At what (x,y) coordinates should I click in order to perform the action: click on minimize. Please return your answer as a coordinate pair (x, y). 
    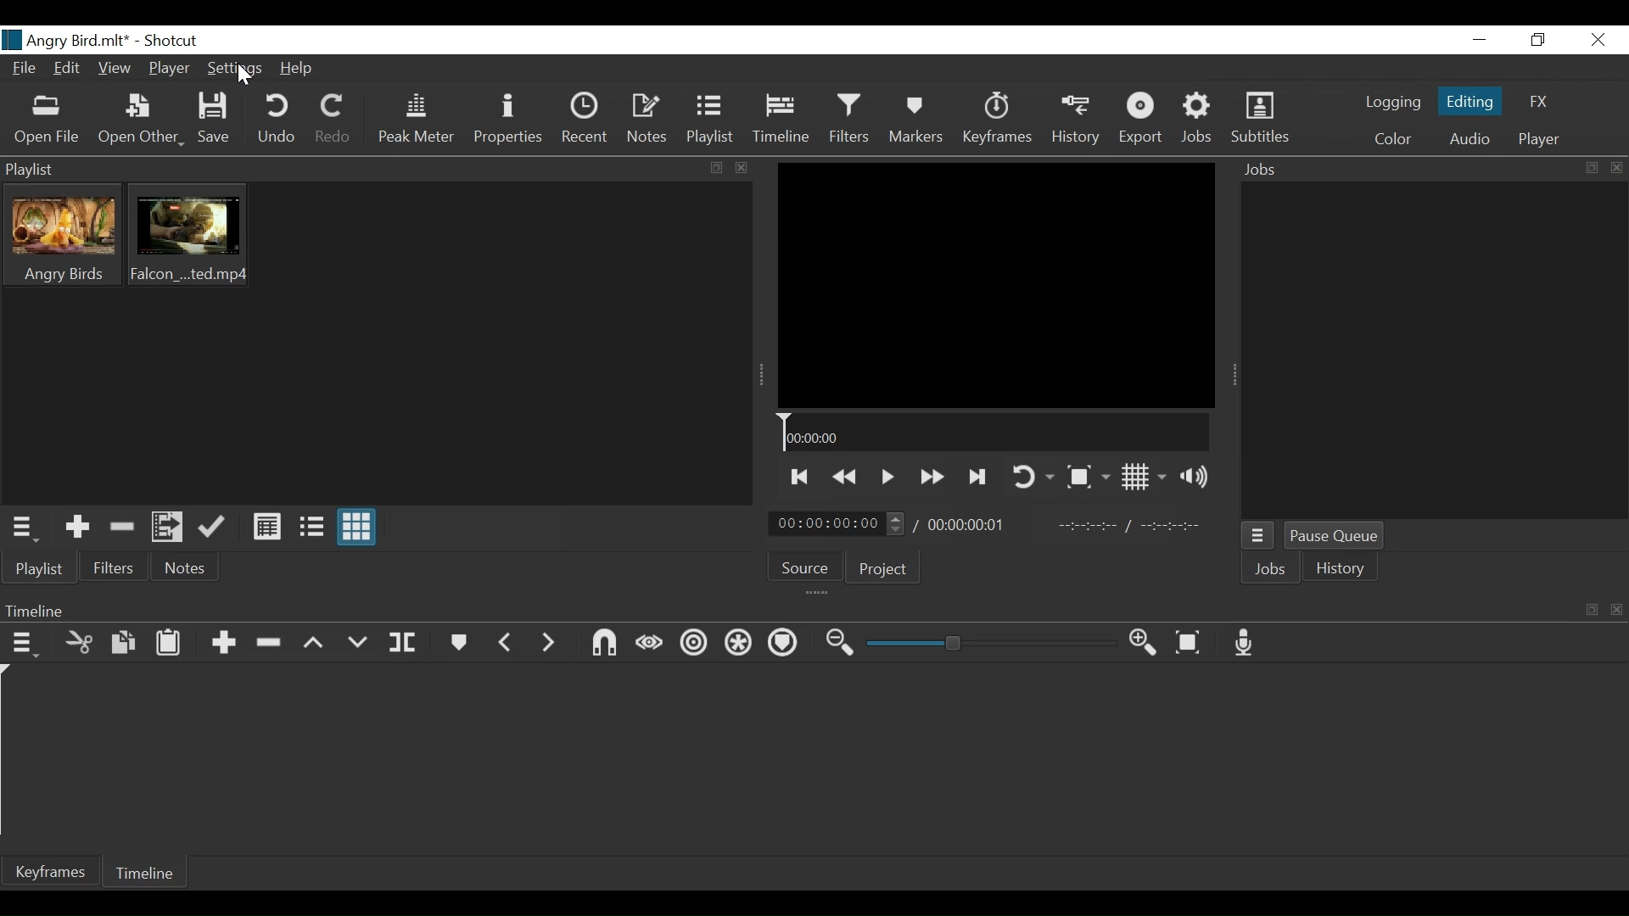
    Looking at the image, I should click on (1478, 41).